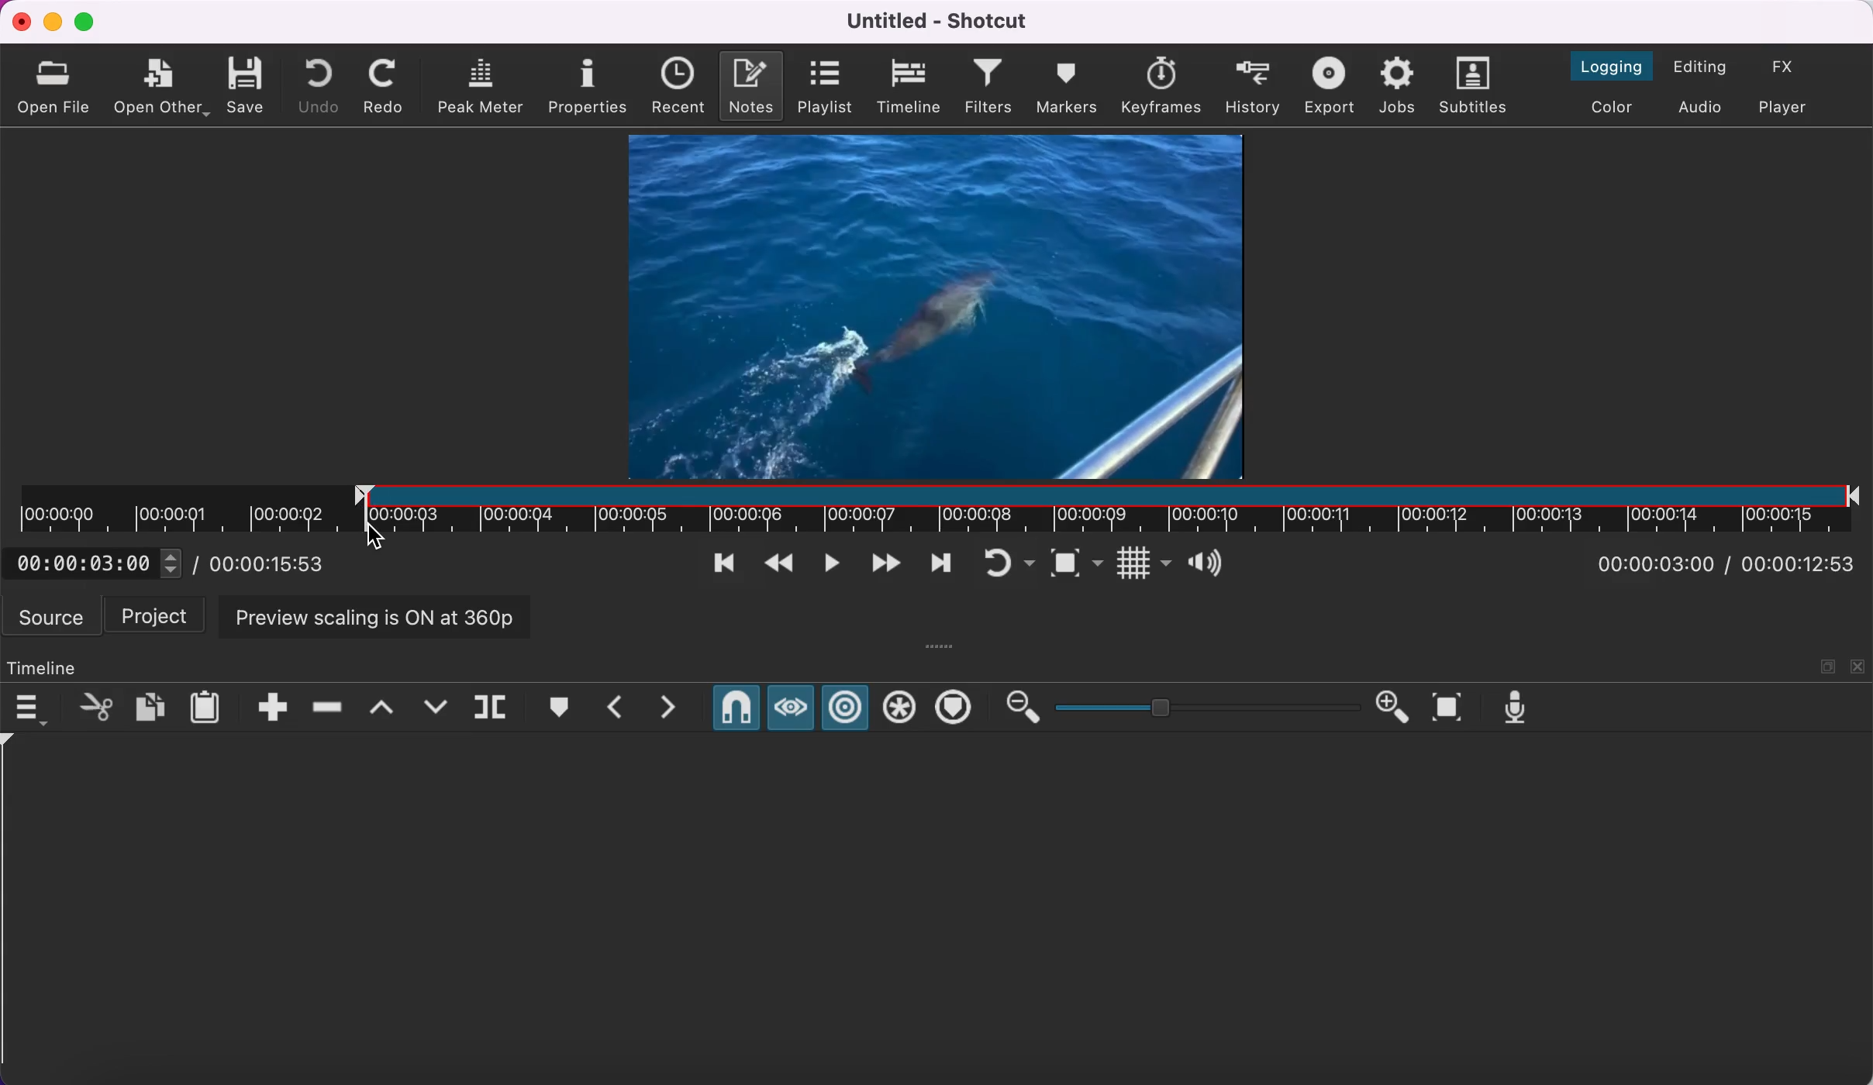 The height and width of the screenshot is (1085, 1873). Describe the element at coordinates (44, 668) in the screenshot. I see `timeline panel` at that location.